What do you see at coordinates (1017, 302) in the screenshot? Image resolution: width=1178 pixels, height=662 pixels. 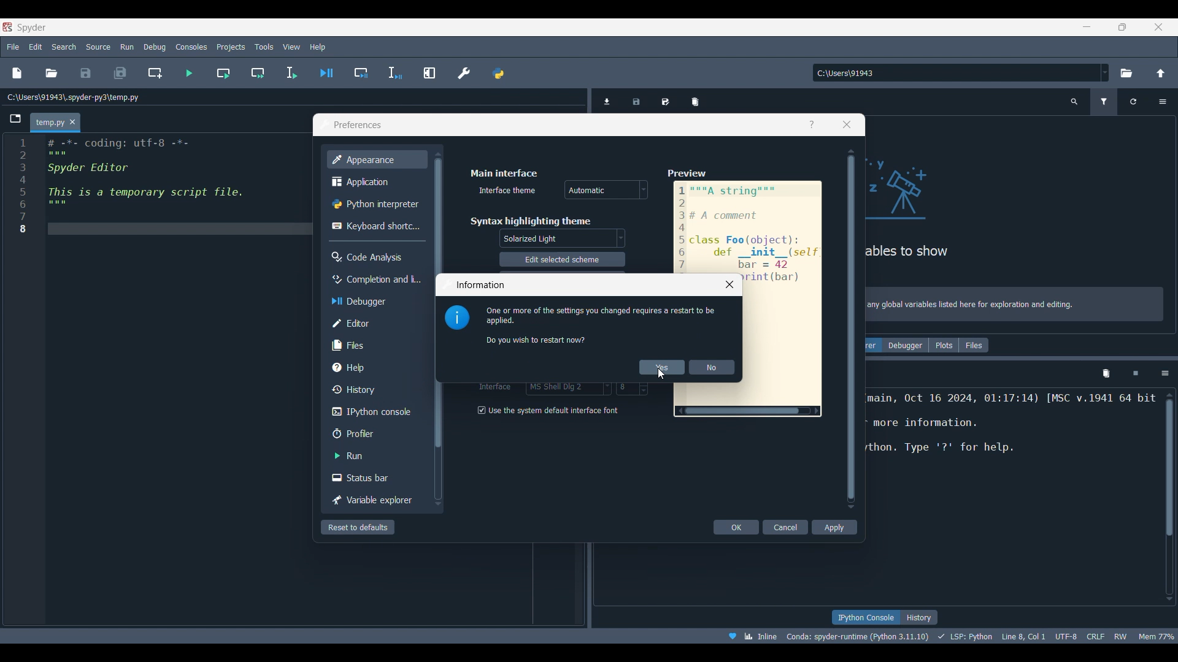 I see `notice` at bounding box center [1017, 302].